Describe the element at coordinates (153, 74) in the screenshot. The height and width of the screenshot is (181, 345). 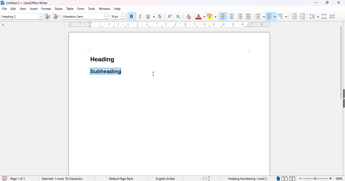
I see `cursor` at that location.